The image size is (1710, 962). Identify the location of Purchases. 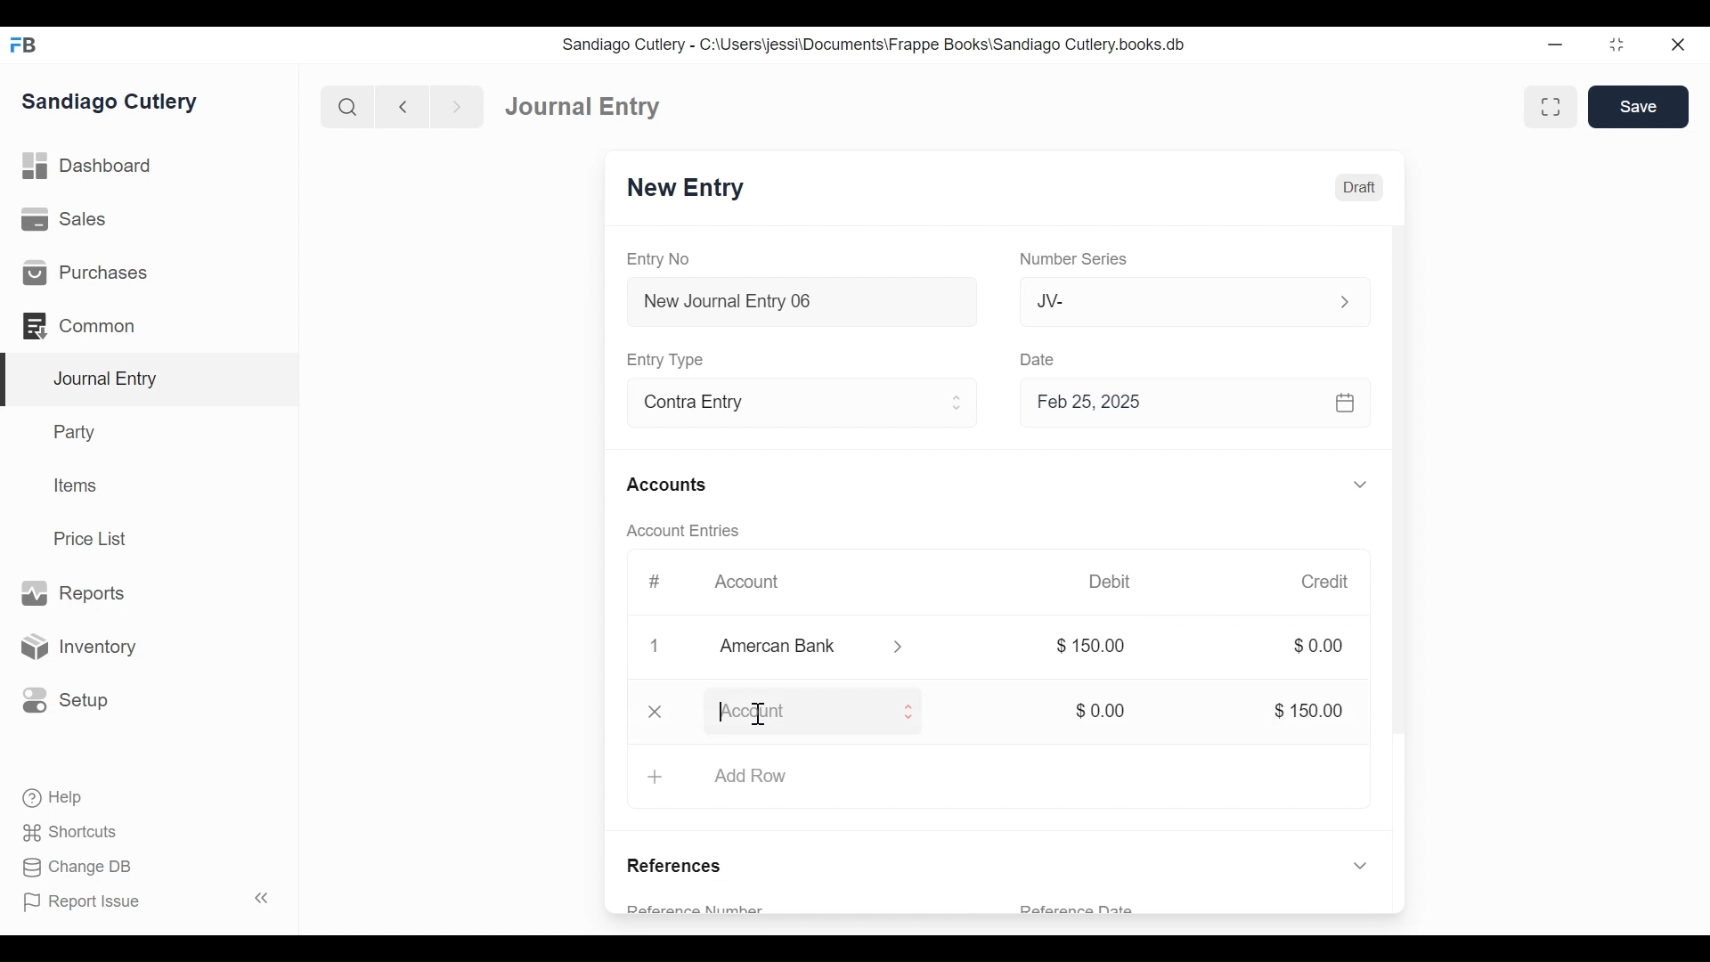
(84, 273).